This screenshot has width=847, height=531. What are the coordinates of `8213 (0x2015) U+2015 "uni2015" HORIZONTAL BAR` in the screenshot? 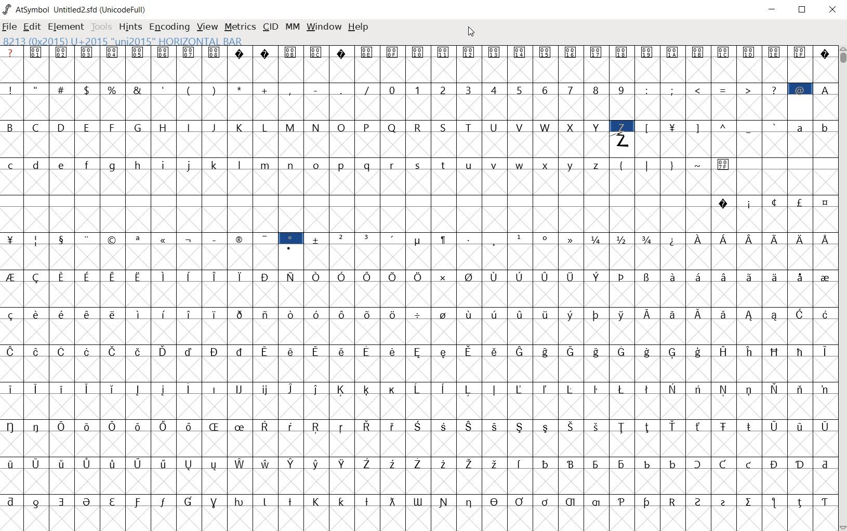 It's located at (122, 41).